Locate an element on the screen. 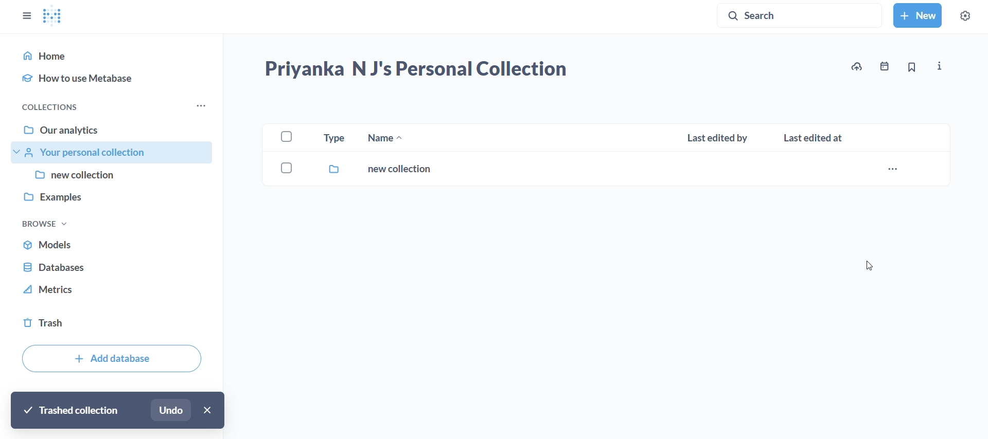 The width and height of the screenshot is (988, 439). type is located at coordinates (333, 139).